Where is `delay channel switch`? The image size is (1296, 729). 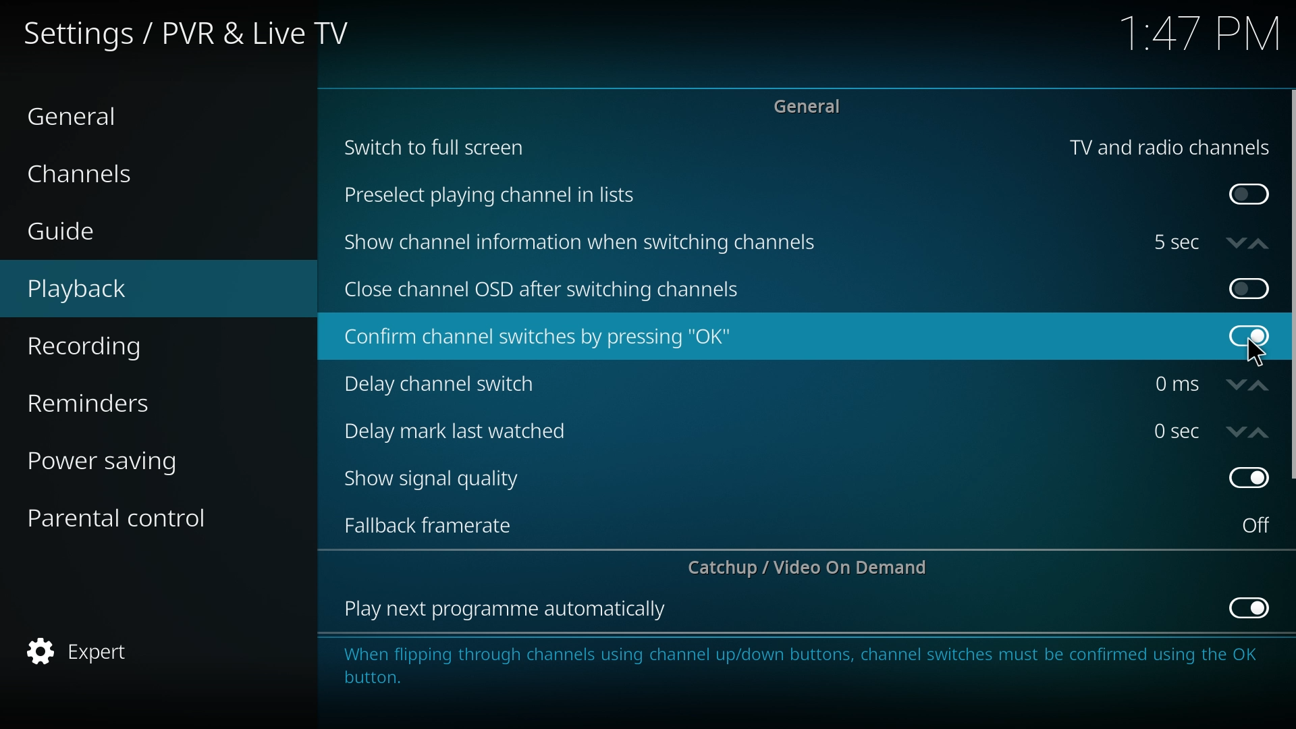 delay channel switch is located at coordinates (451, 384).